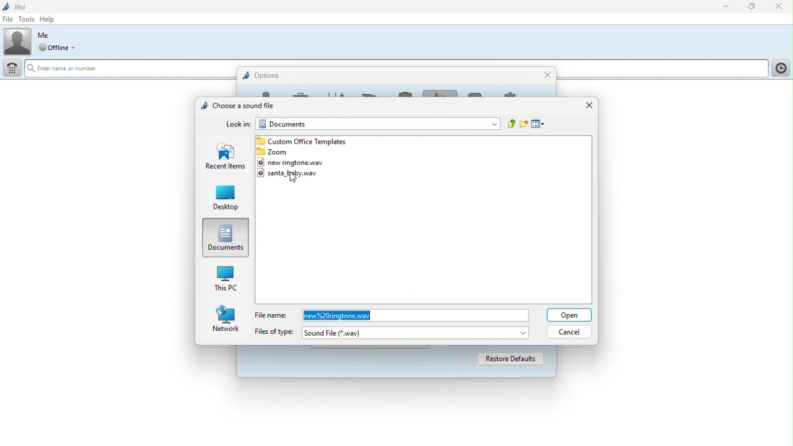 This screenshot has width=793, height=446. I want to click on Network, so click(227, 318).